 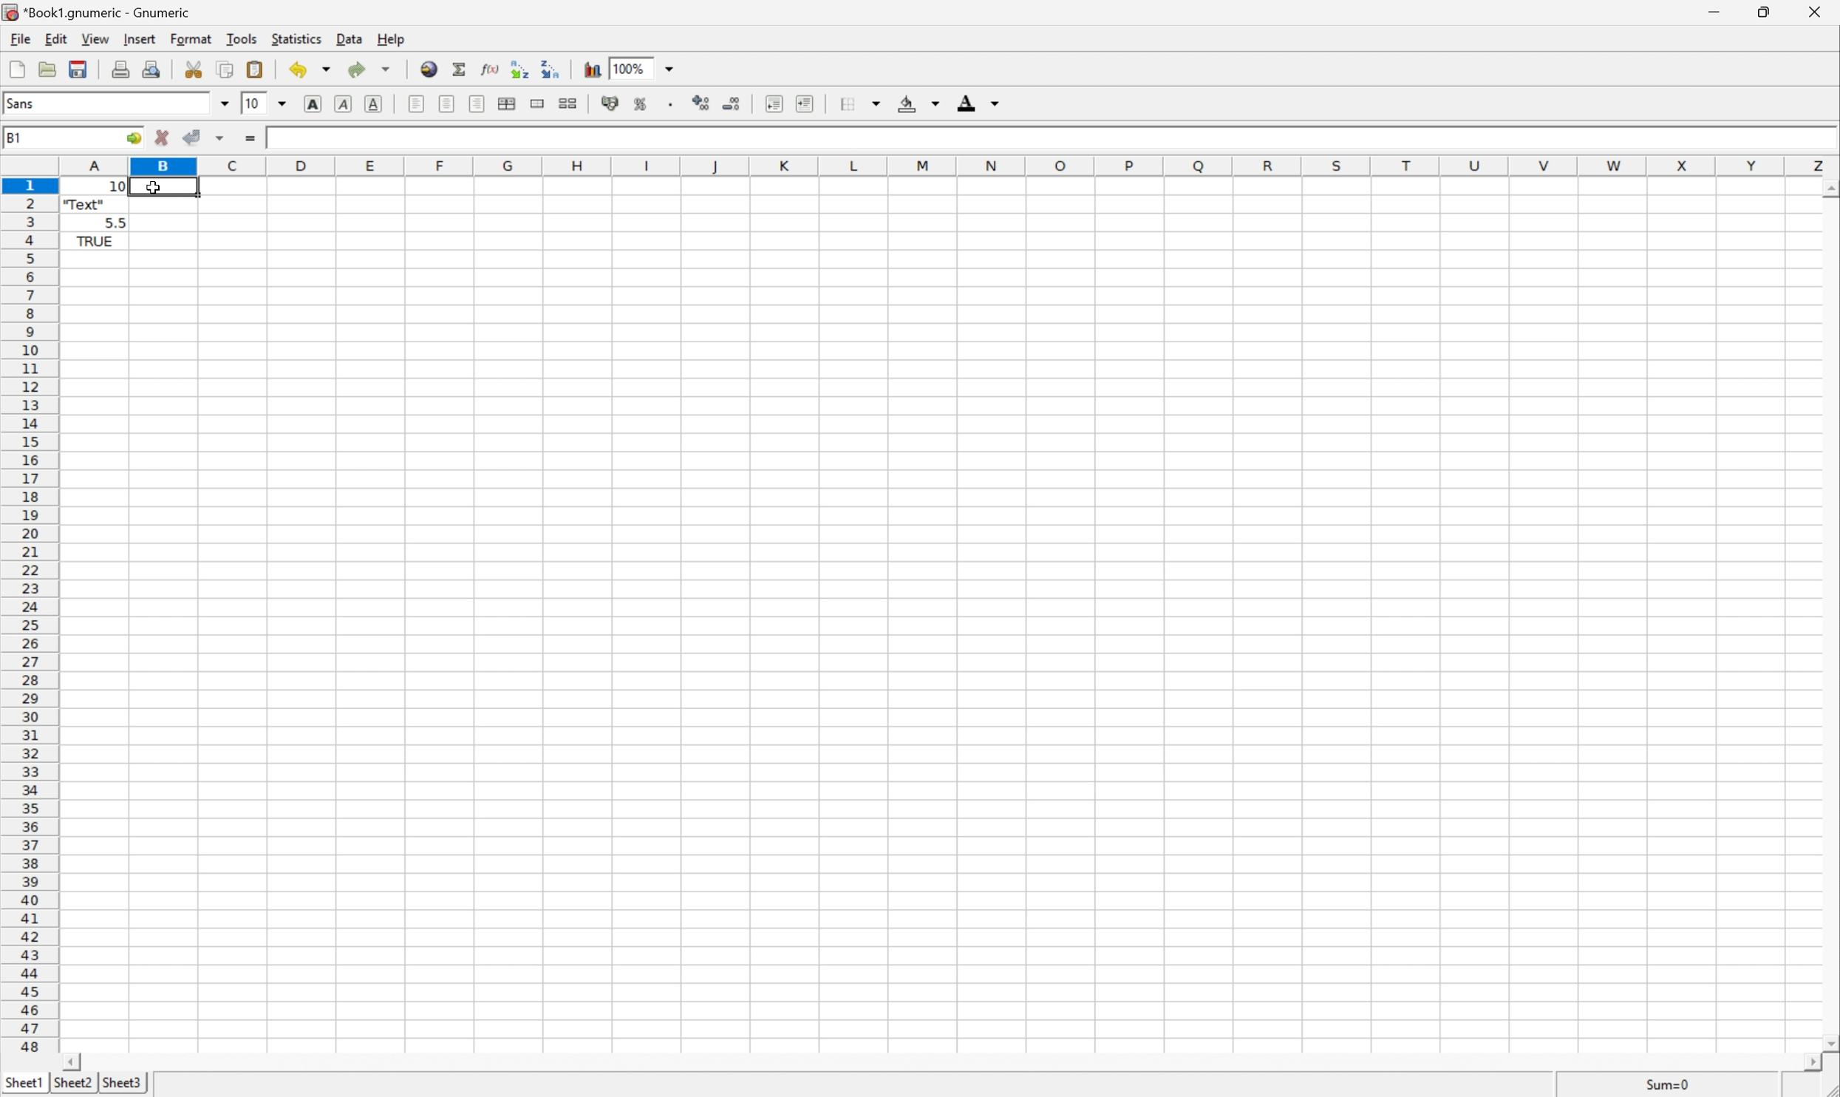 What do you see at coordinates (702, 103) in the screenshot?
I see `Increase number of decimals displayed` at bounding box center [702, 103].